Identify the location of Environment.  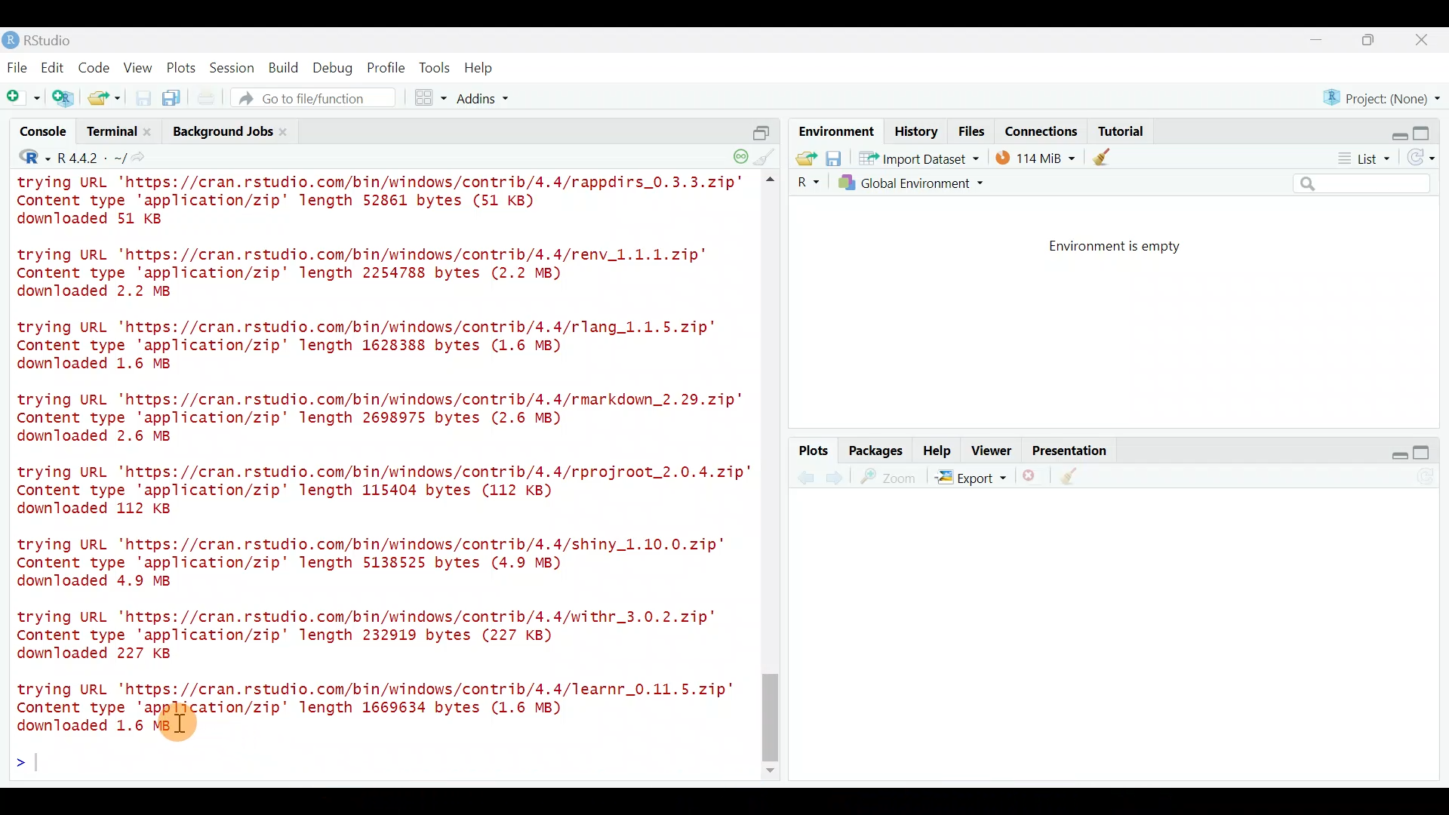
(834, 131).